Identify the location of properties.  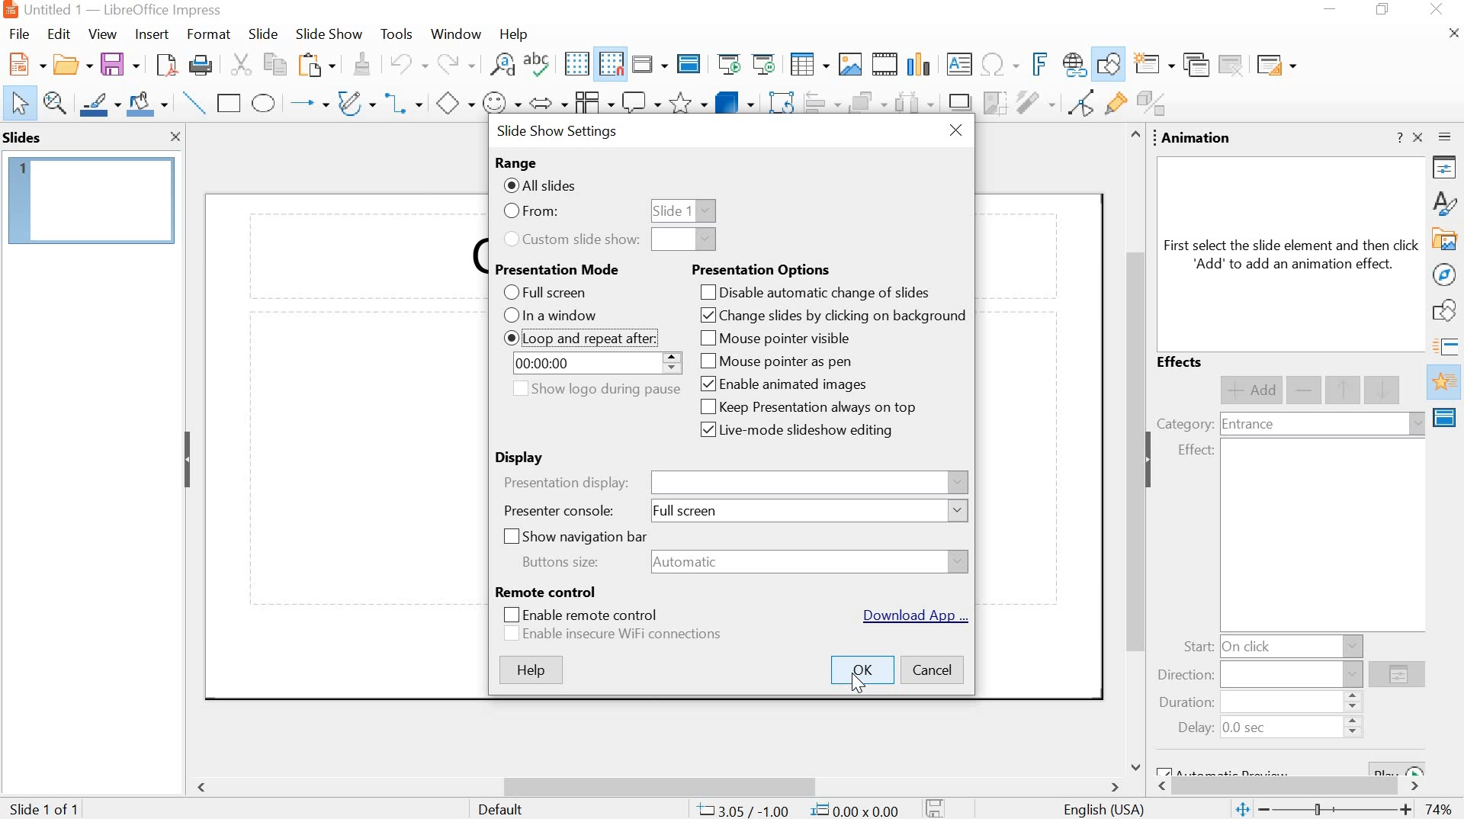
(1447, 170).